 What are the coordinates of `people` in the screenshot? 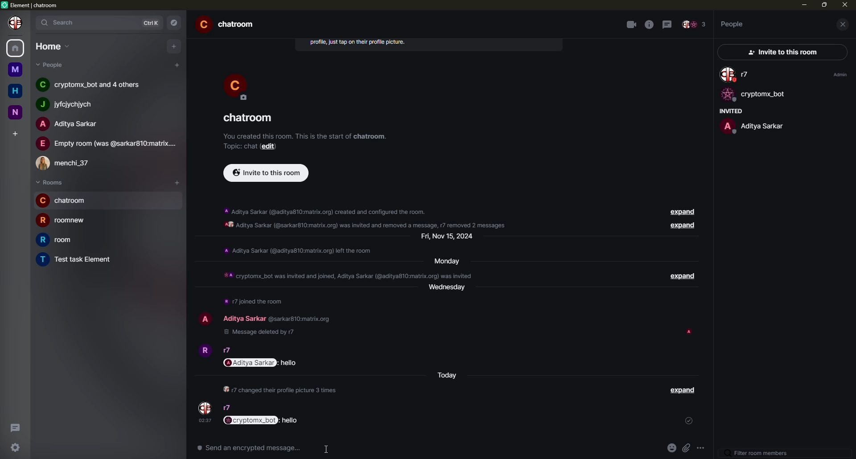 It's located at (68, 161).